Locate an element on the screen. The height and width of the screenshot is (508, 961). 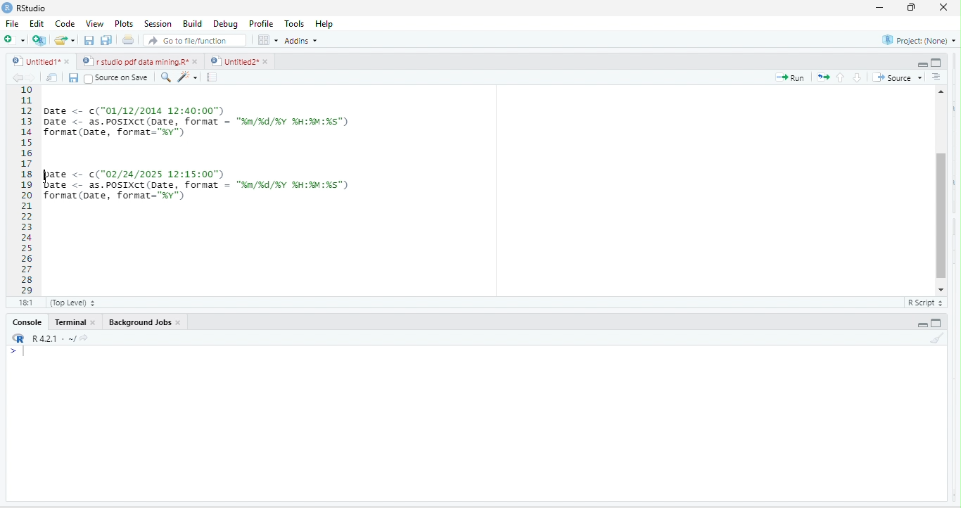
typing cursor is located at coordinates (25, 357).